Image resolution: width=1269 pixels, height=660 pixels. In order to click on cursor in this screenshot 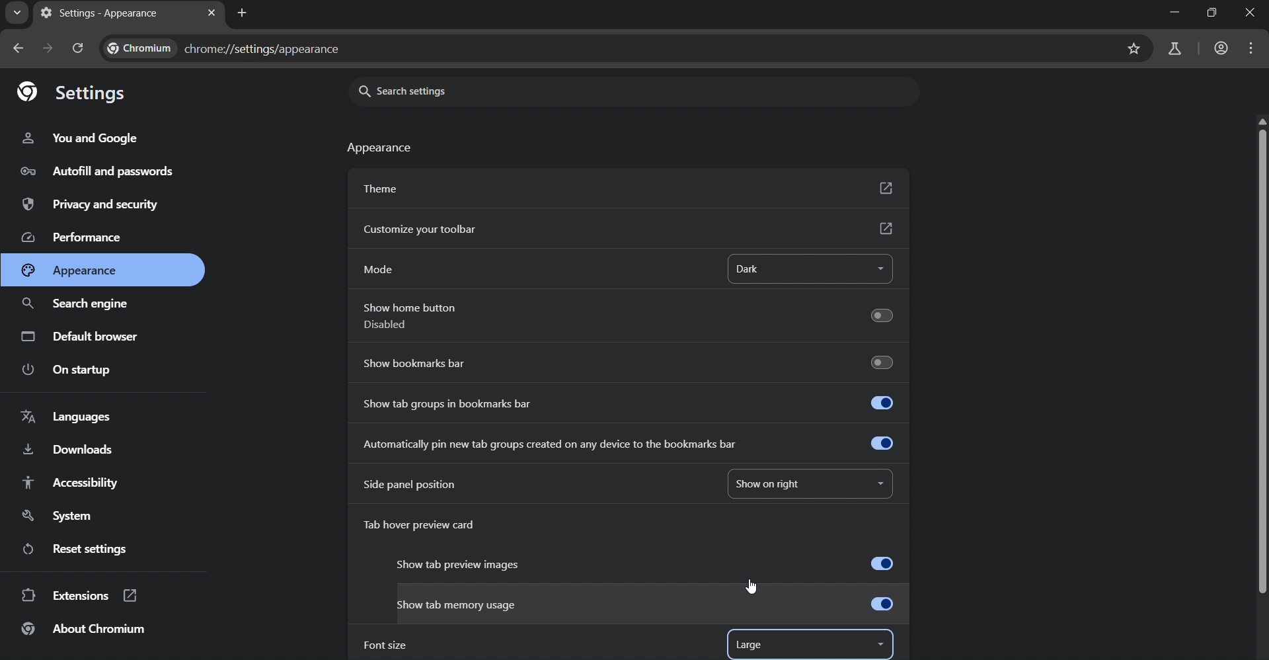, I will do `click(752, 587)`.